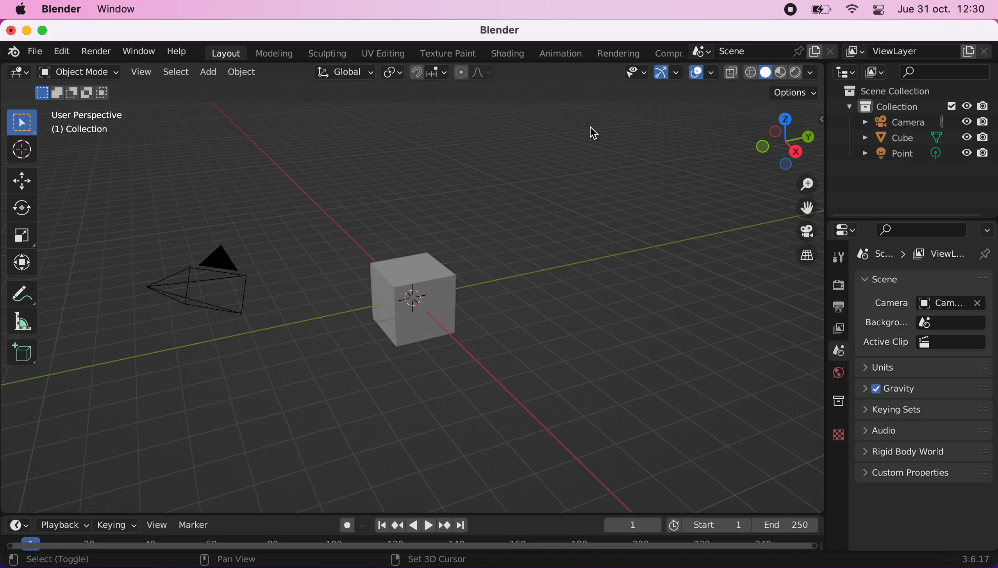 Image resolution: width=998 pixels, height=568 pixels. Describe the element at coordinates (924, 474) in the screenshot. I see `custom properties` at that location.